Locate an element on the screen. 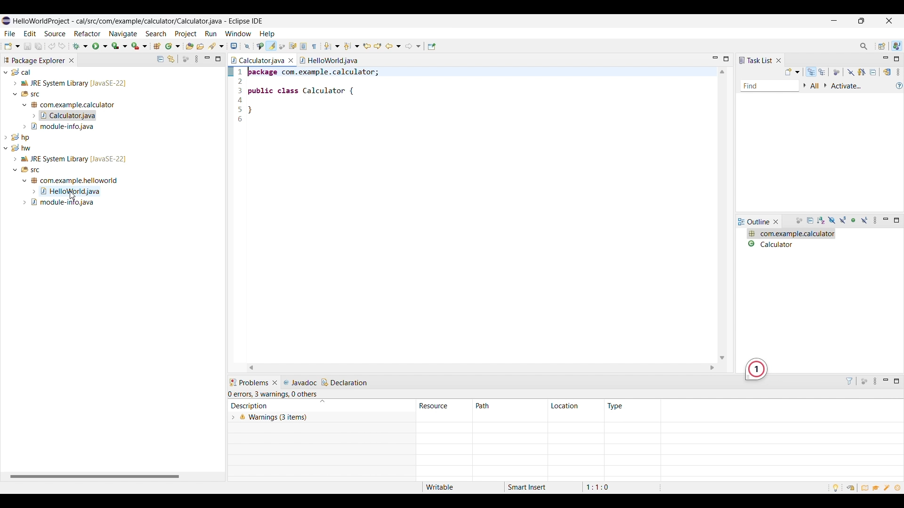 This screenshot has height=508, width=904. Save all is located at coordinates (39, 47).